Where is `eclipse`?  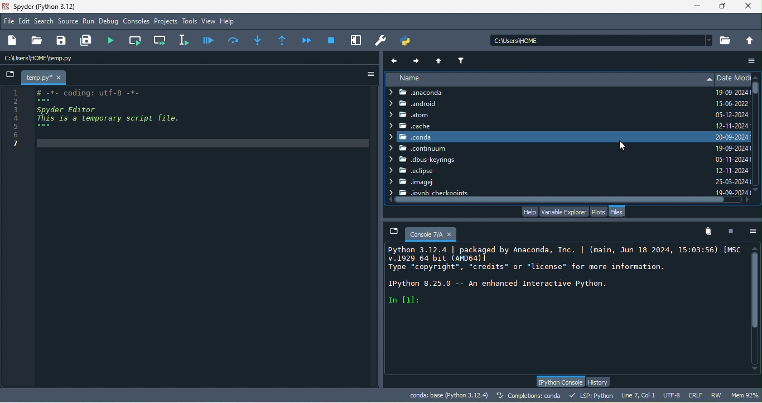
eclipse is located at coordinates (411, 171).